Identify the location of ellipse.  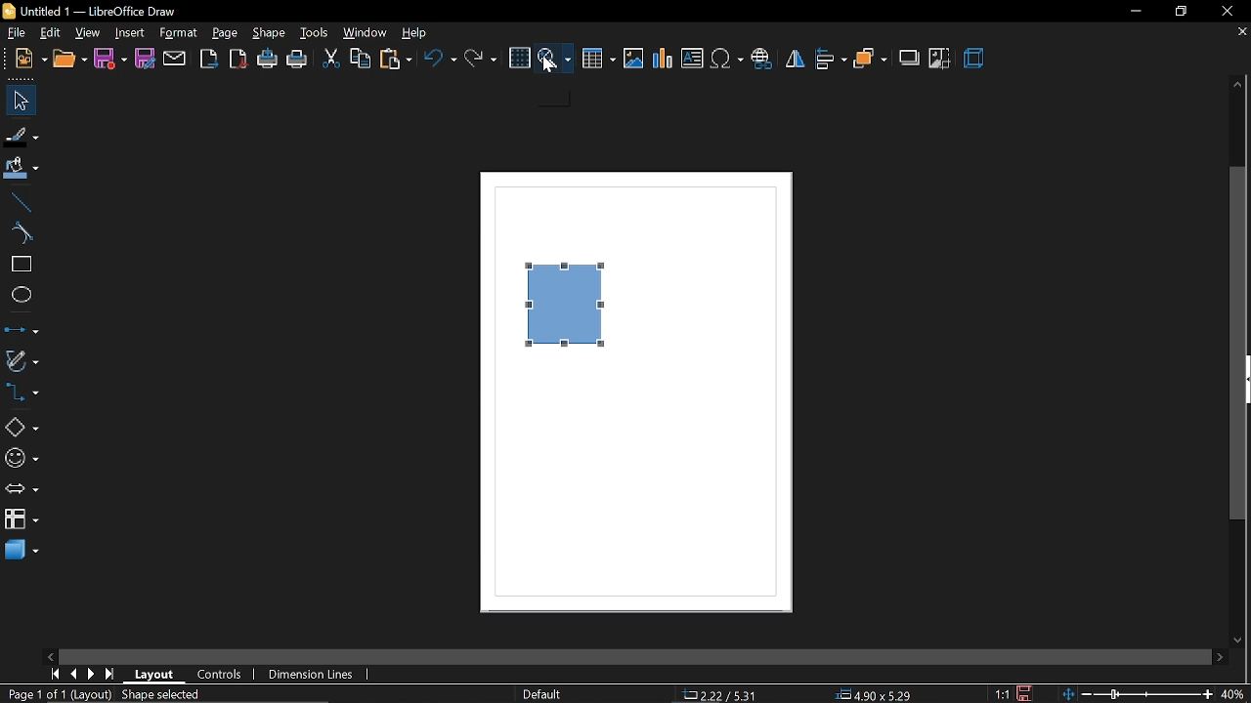
(18, 295).